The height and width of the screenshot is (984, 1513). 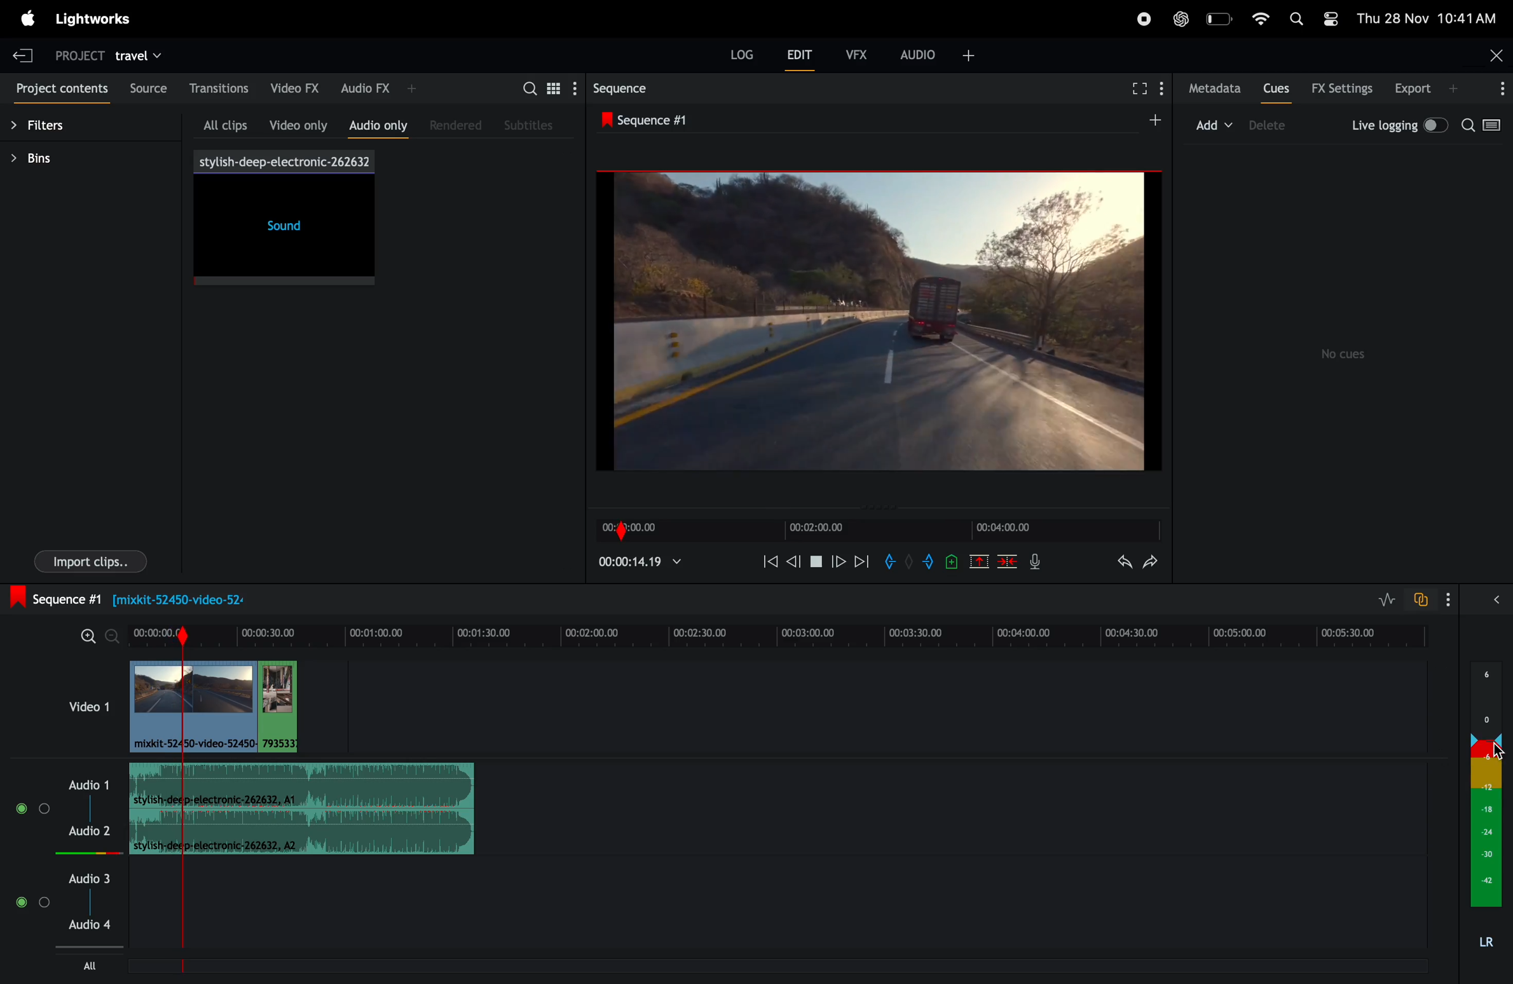 I want to click on rendered, so click(x=453, y=125).